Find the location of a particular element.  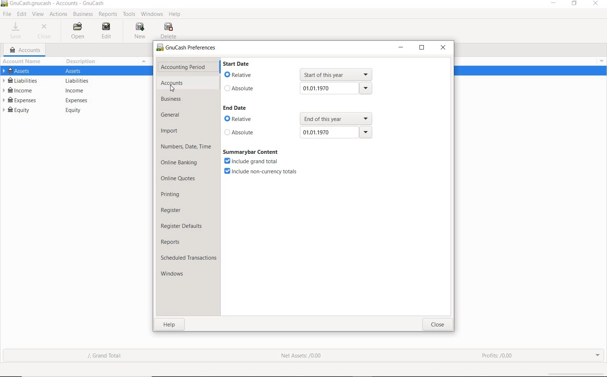

online quotes is located at coordinates (181, 179).